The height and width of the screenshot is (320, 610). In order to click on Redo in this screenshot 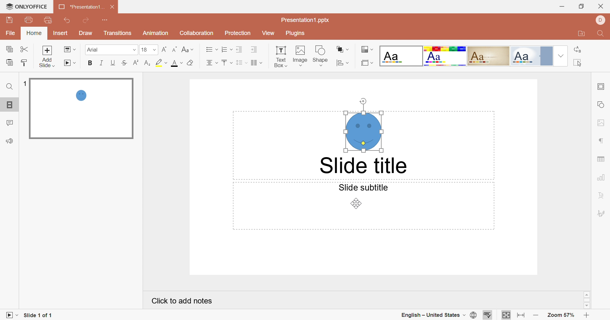, I will do `click(87, 20)`.